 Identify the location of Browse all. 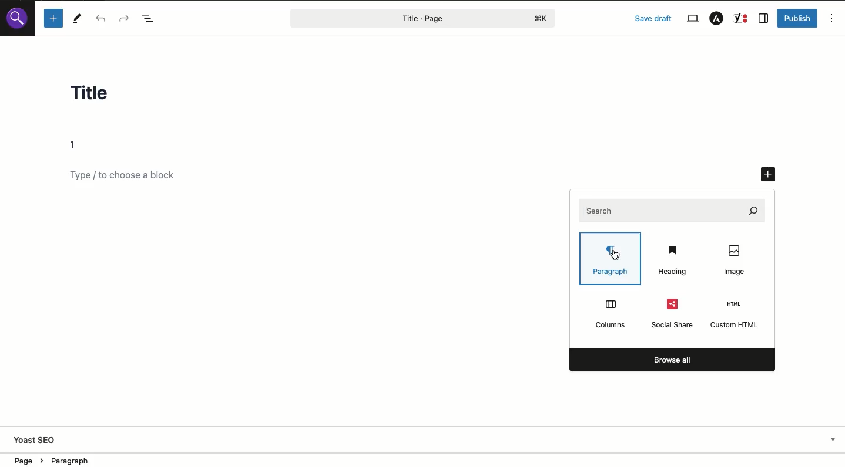
(672, 360).